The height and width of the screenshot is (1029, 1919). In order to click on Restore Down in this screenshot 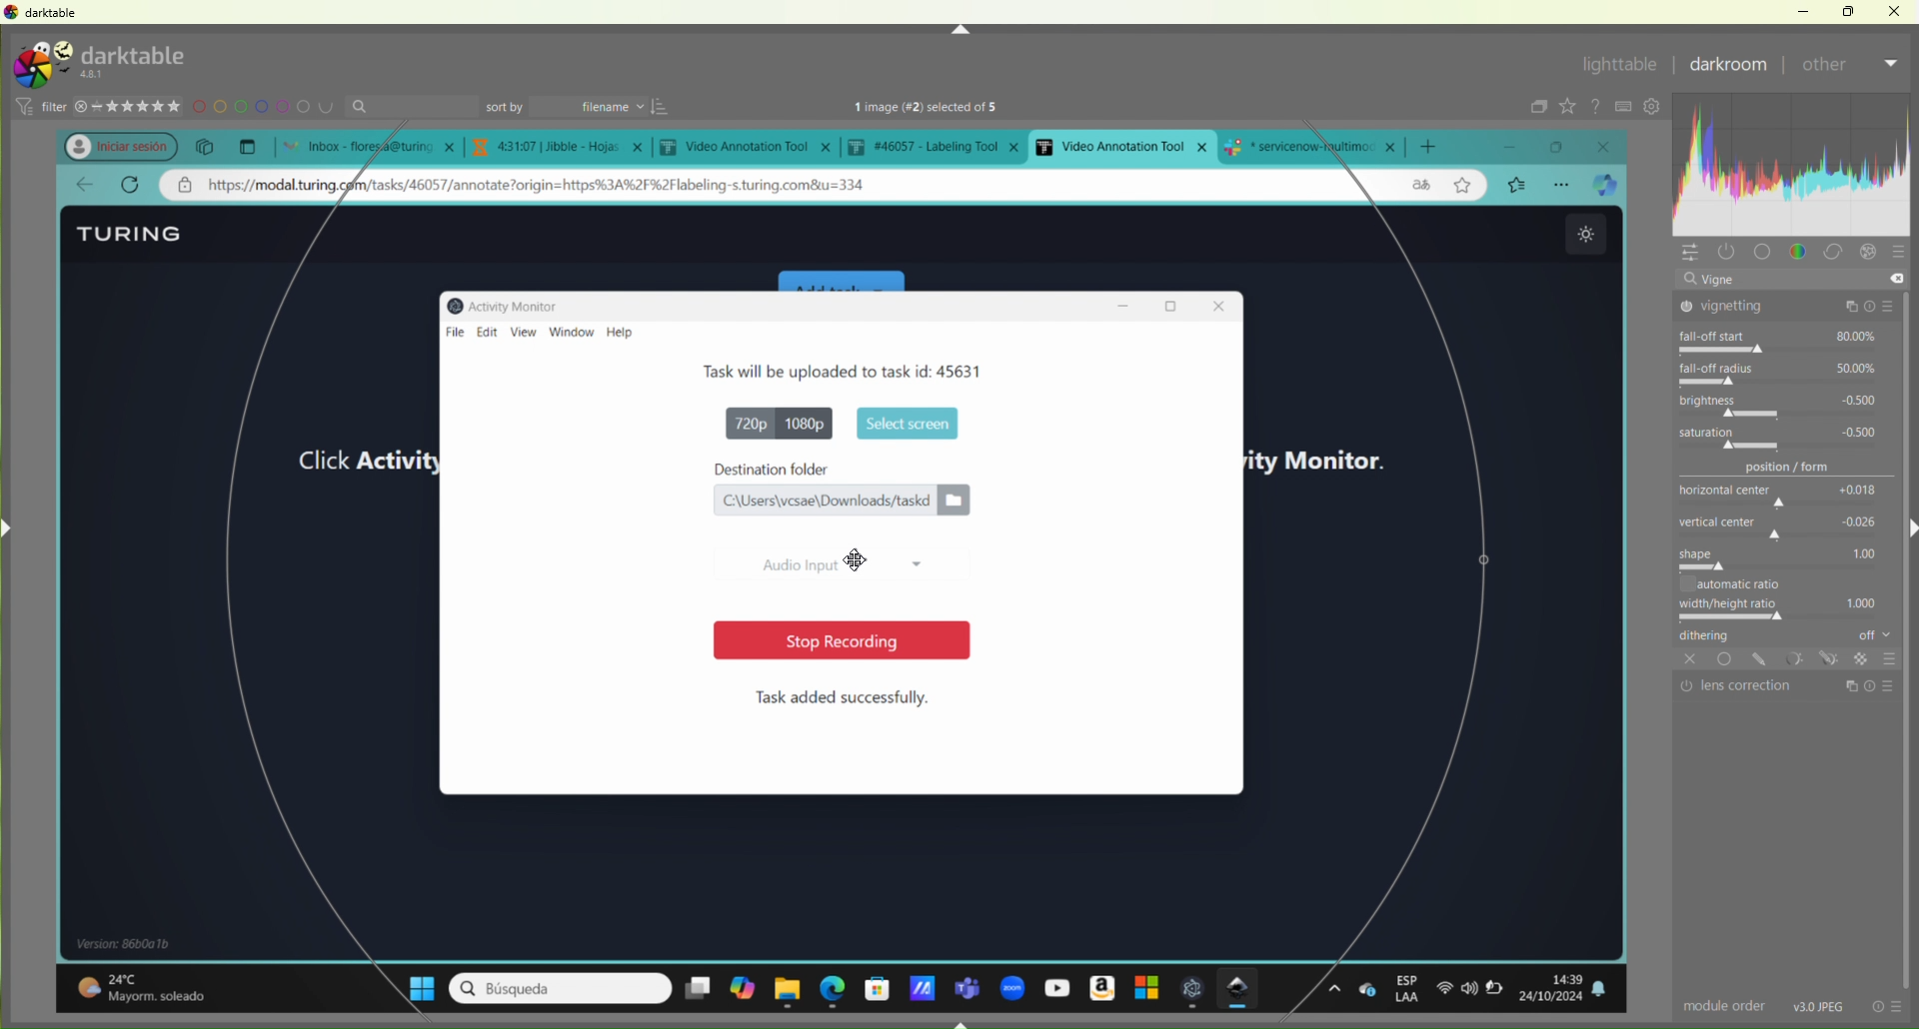, I will do `click(1849, 12)`.